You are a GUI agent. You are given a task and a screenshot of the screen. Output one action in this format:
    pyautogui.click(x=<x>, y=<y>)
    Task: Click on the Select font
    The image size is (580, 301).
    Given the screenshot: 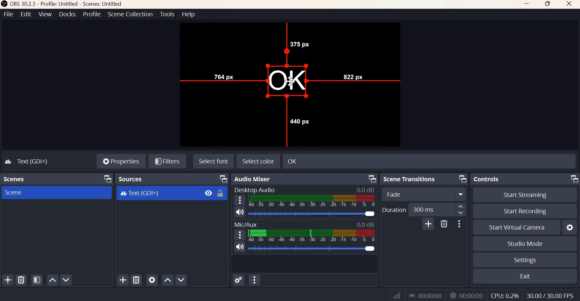 What is the action you would take?
    pyautogui.click(x=214, y=161)
    